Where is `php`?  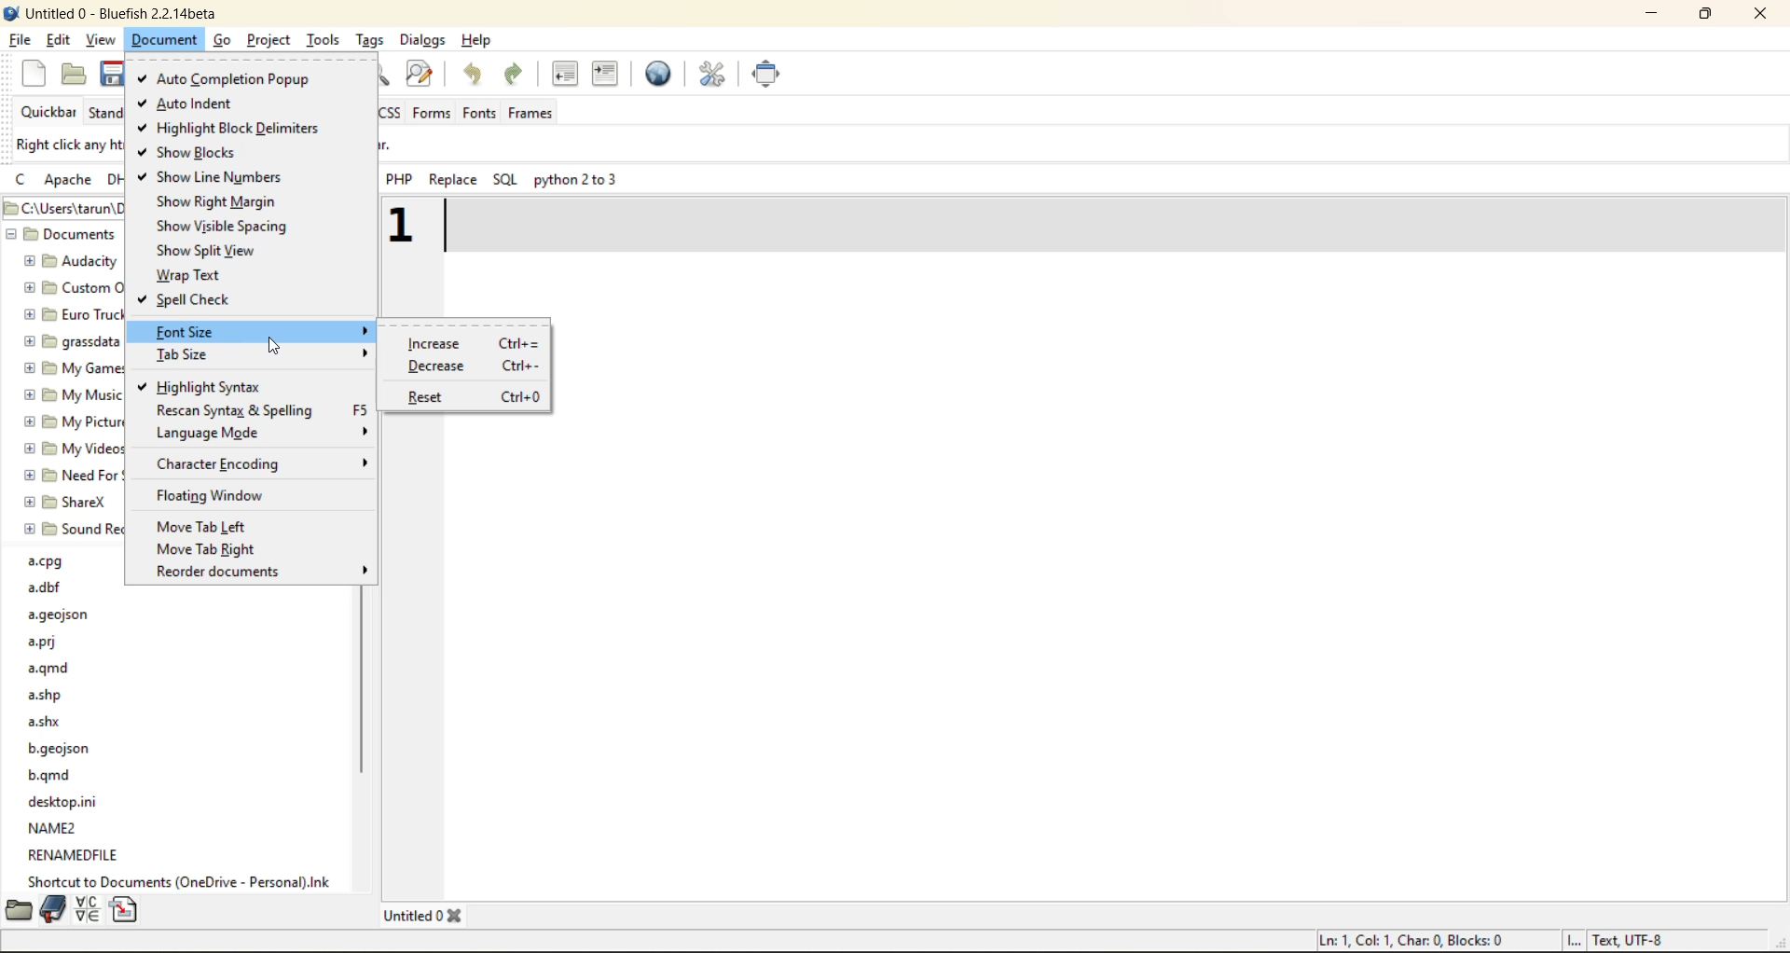 php is located at coordinates (402, 177).